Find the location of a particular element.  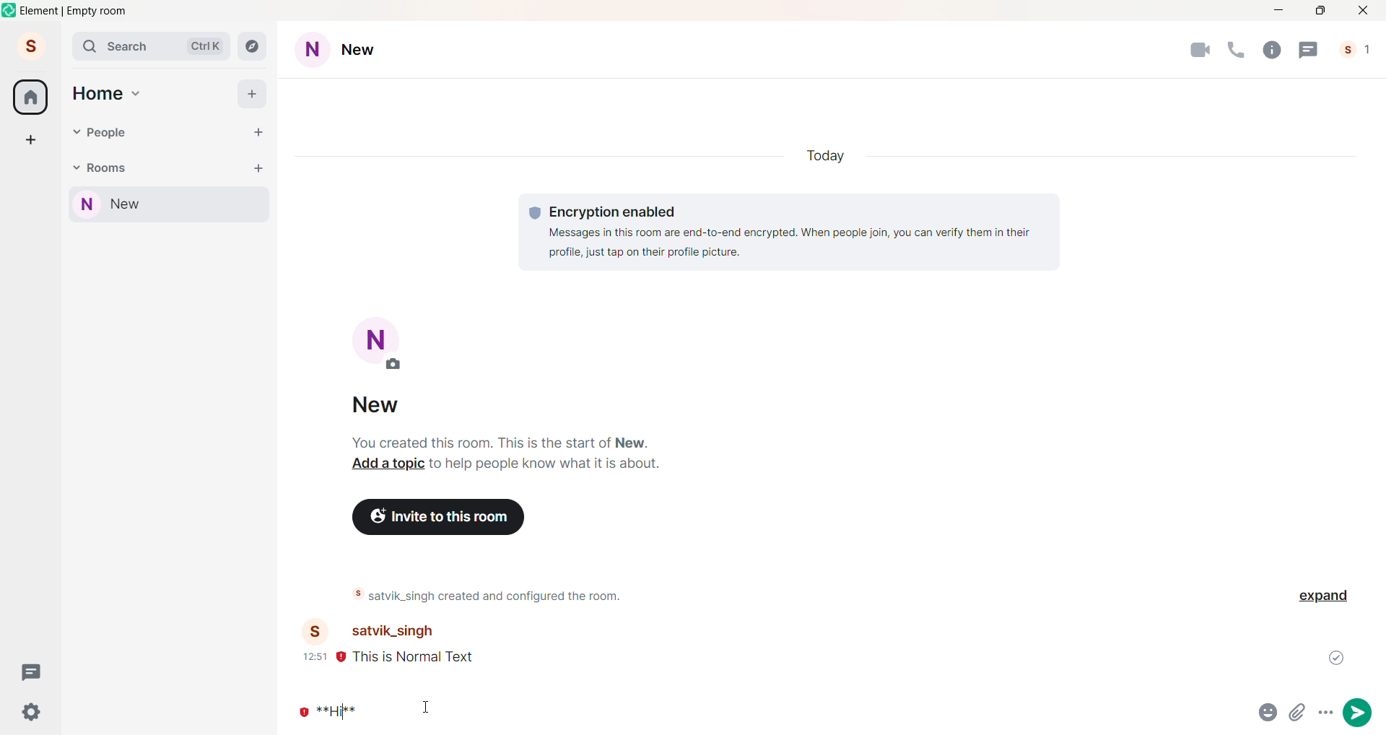

Add Room Picture is located at coordinates (381, 345).